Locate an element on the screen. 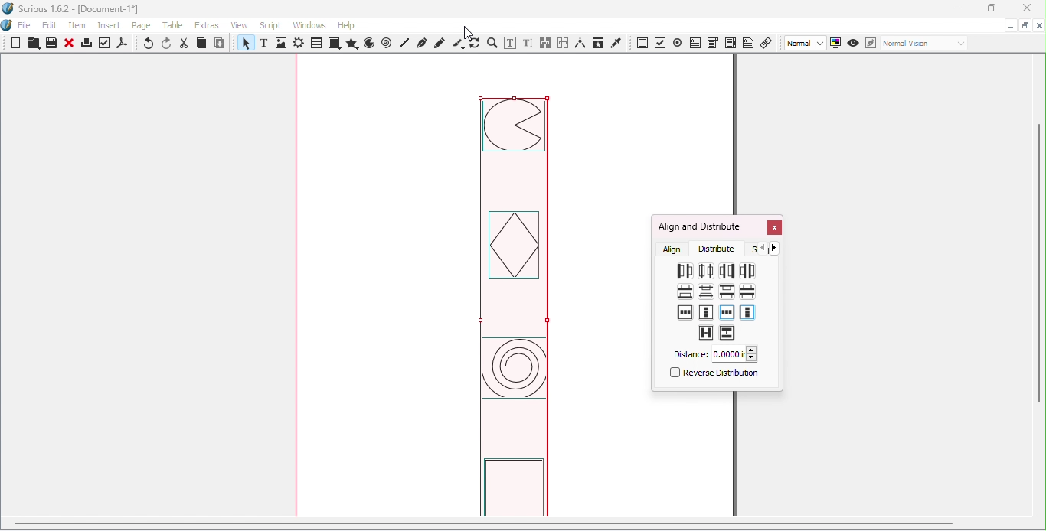  Spiral is located at coordinates (388, 44).